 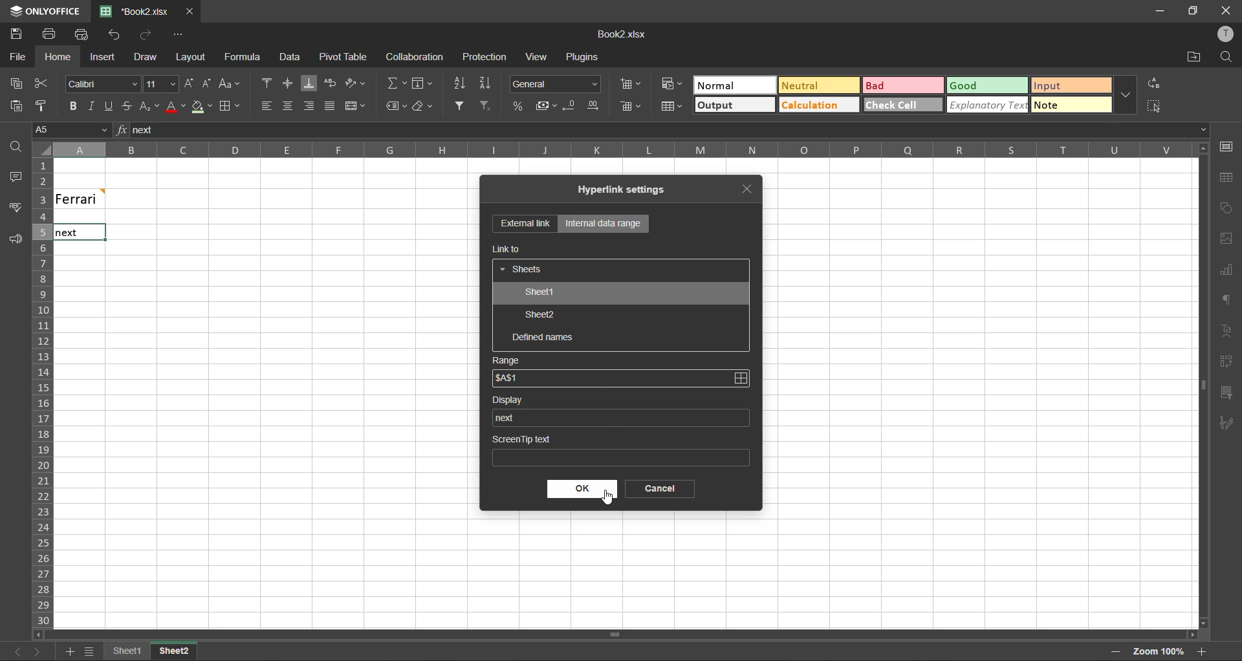 I want to click on insert, so click(x=100, y=56).